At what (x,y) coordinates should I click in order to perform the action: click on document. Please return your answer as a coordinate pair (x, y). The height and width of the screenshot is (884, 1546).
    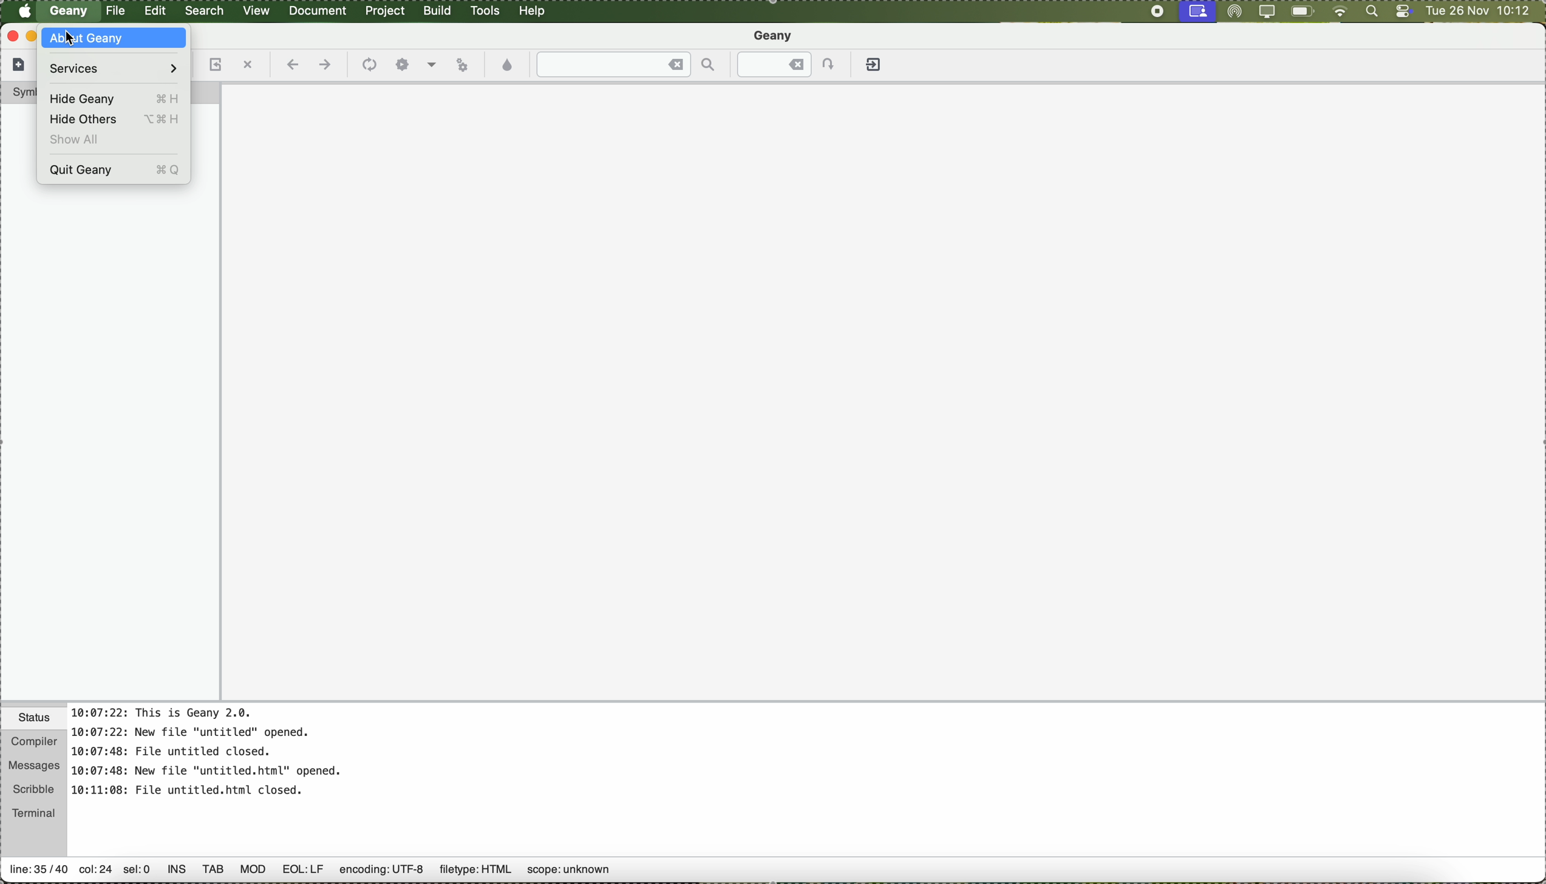
    Looking at the image, I should click on (322, 12).